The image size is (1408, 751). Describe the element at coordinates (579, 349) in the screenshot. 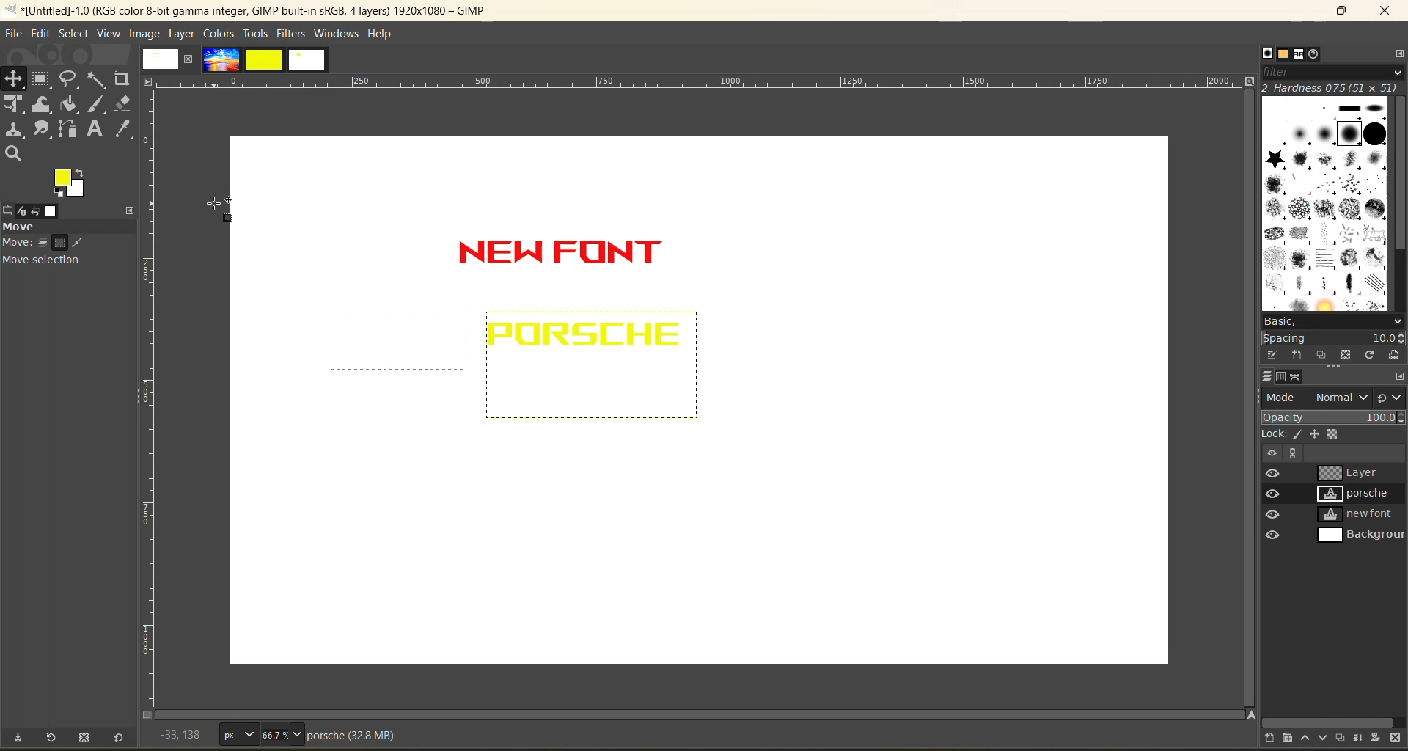

I see `text inserted` at that location.